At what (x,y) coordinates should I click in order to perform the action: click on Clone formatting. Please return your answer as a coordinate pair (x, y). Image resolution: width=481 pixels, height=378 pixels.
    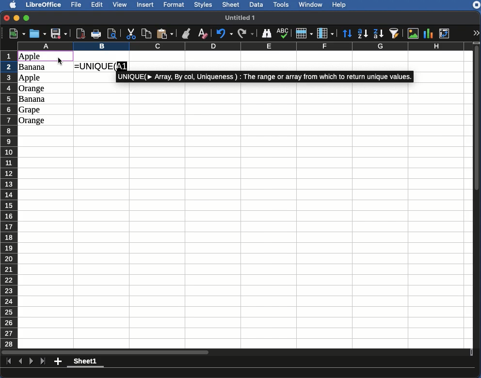
    Looking at the image, I should click on (186, 33).